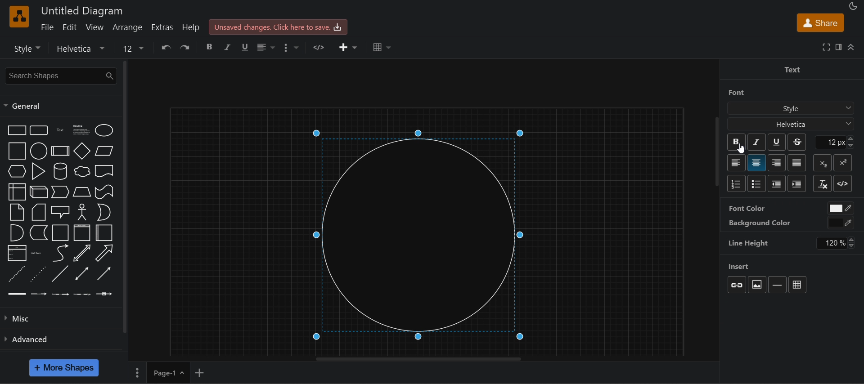 The height and width of the screenshot is (384, 864). I want to click on subscript, so click(821, 162).